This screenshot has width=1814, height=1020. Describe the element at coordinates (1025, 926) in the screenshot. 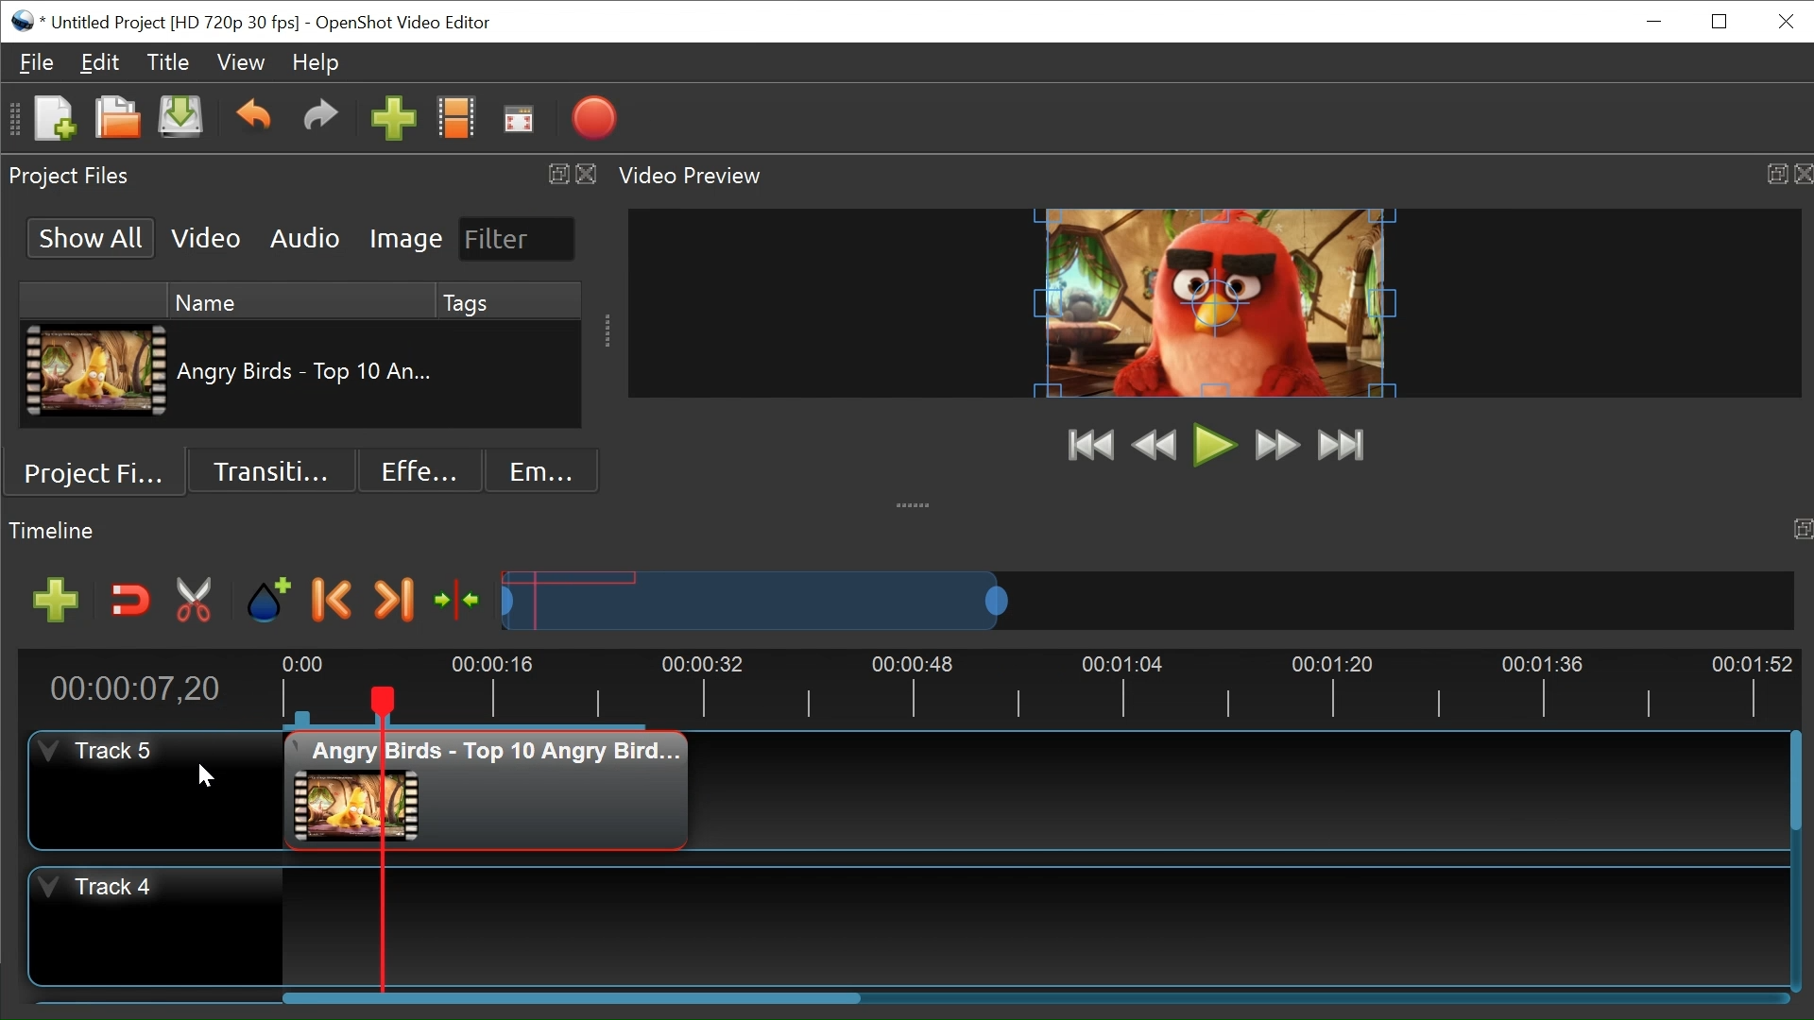

I see `Track Panel` at that location.